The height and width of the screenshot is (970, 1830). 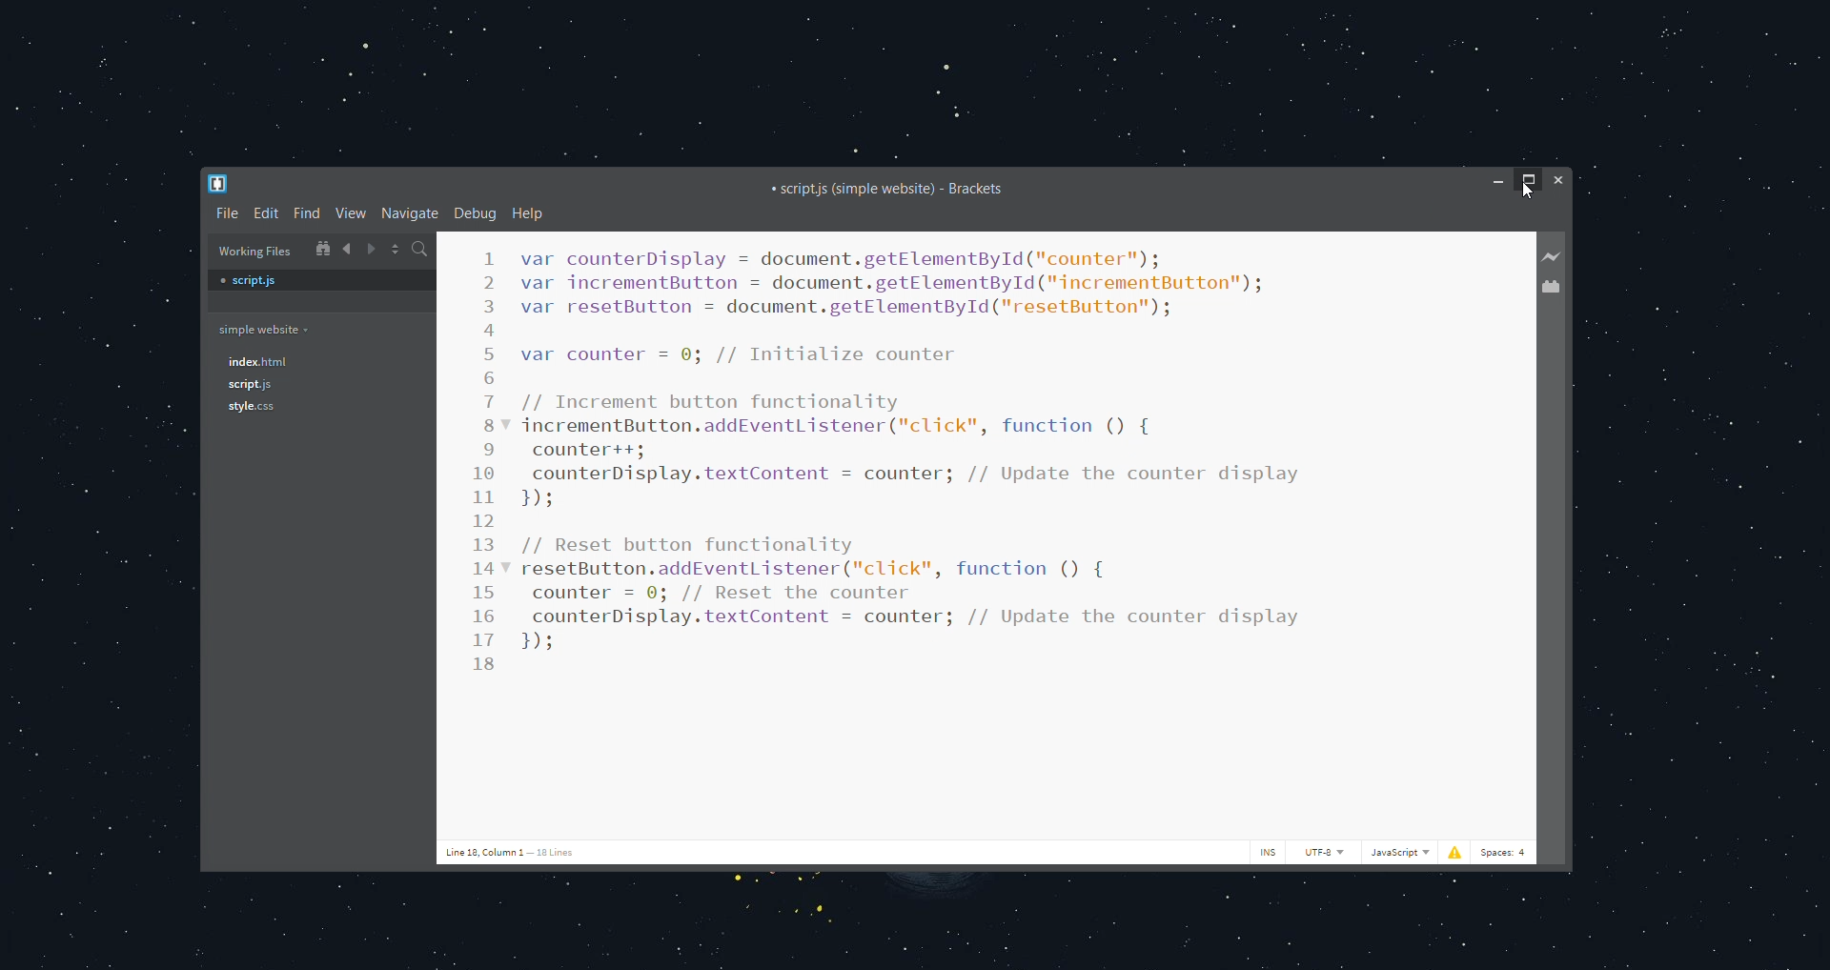 What do you see at coordinates (347, 248) in the screenshot?
I see `navigate backward` at bounding box center [347, 248].